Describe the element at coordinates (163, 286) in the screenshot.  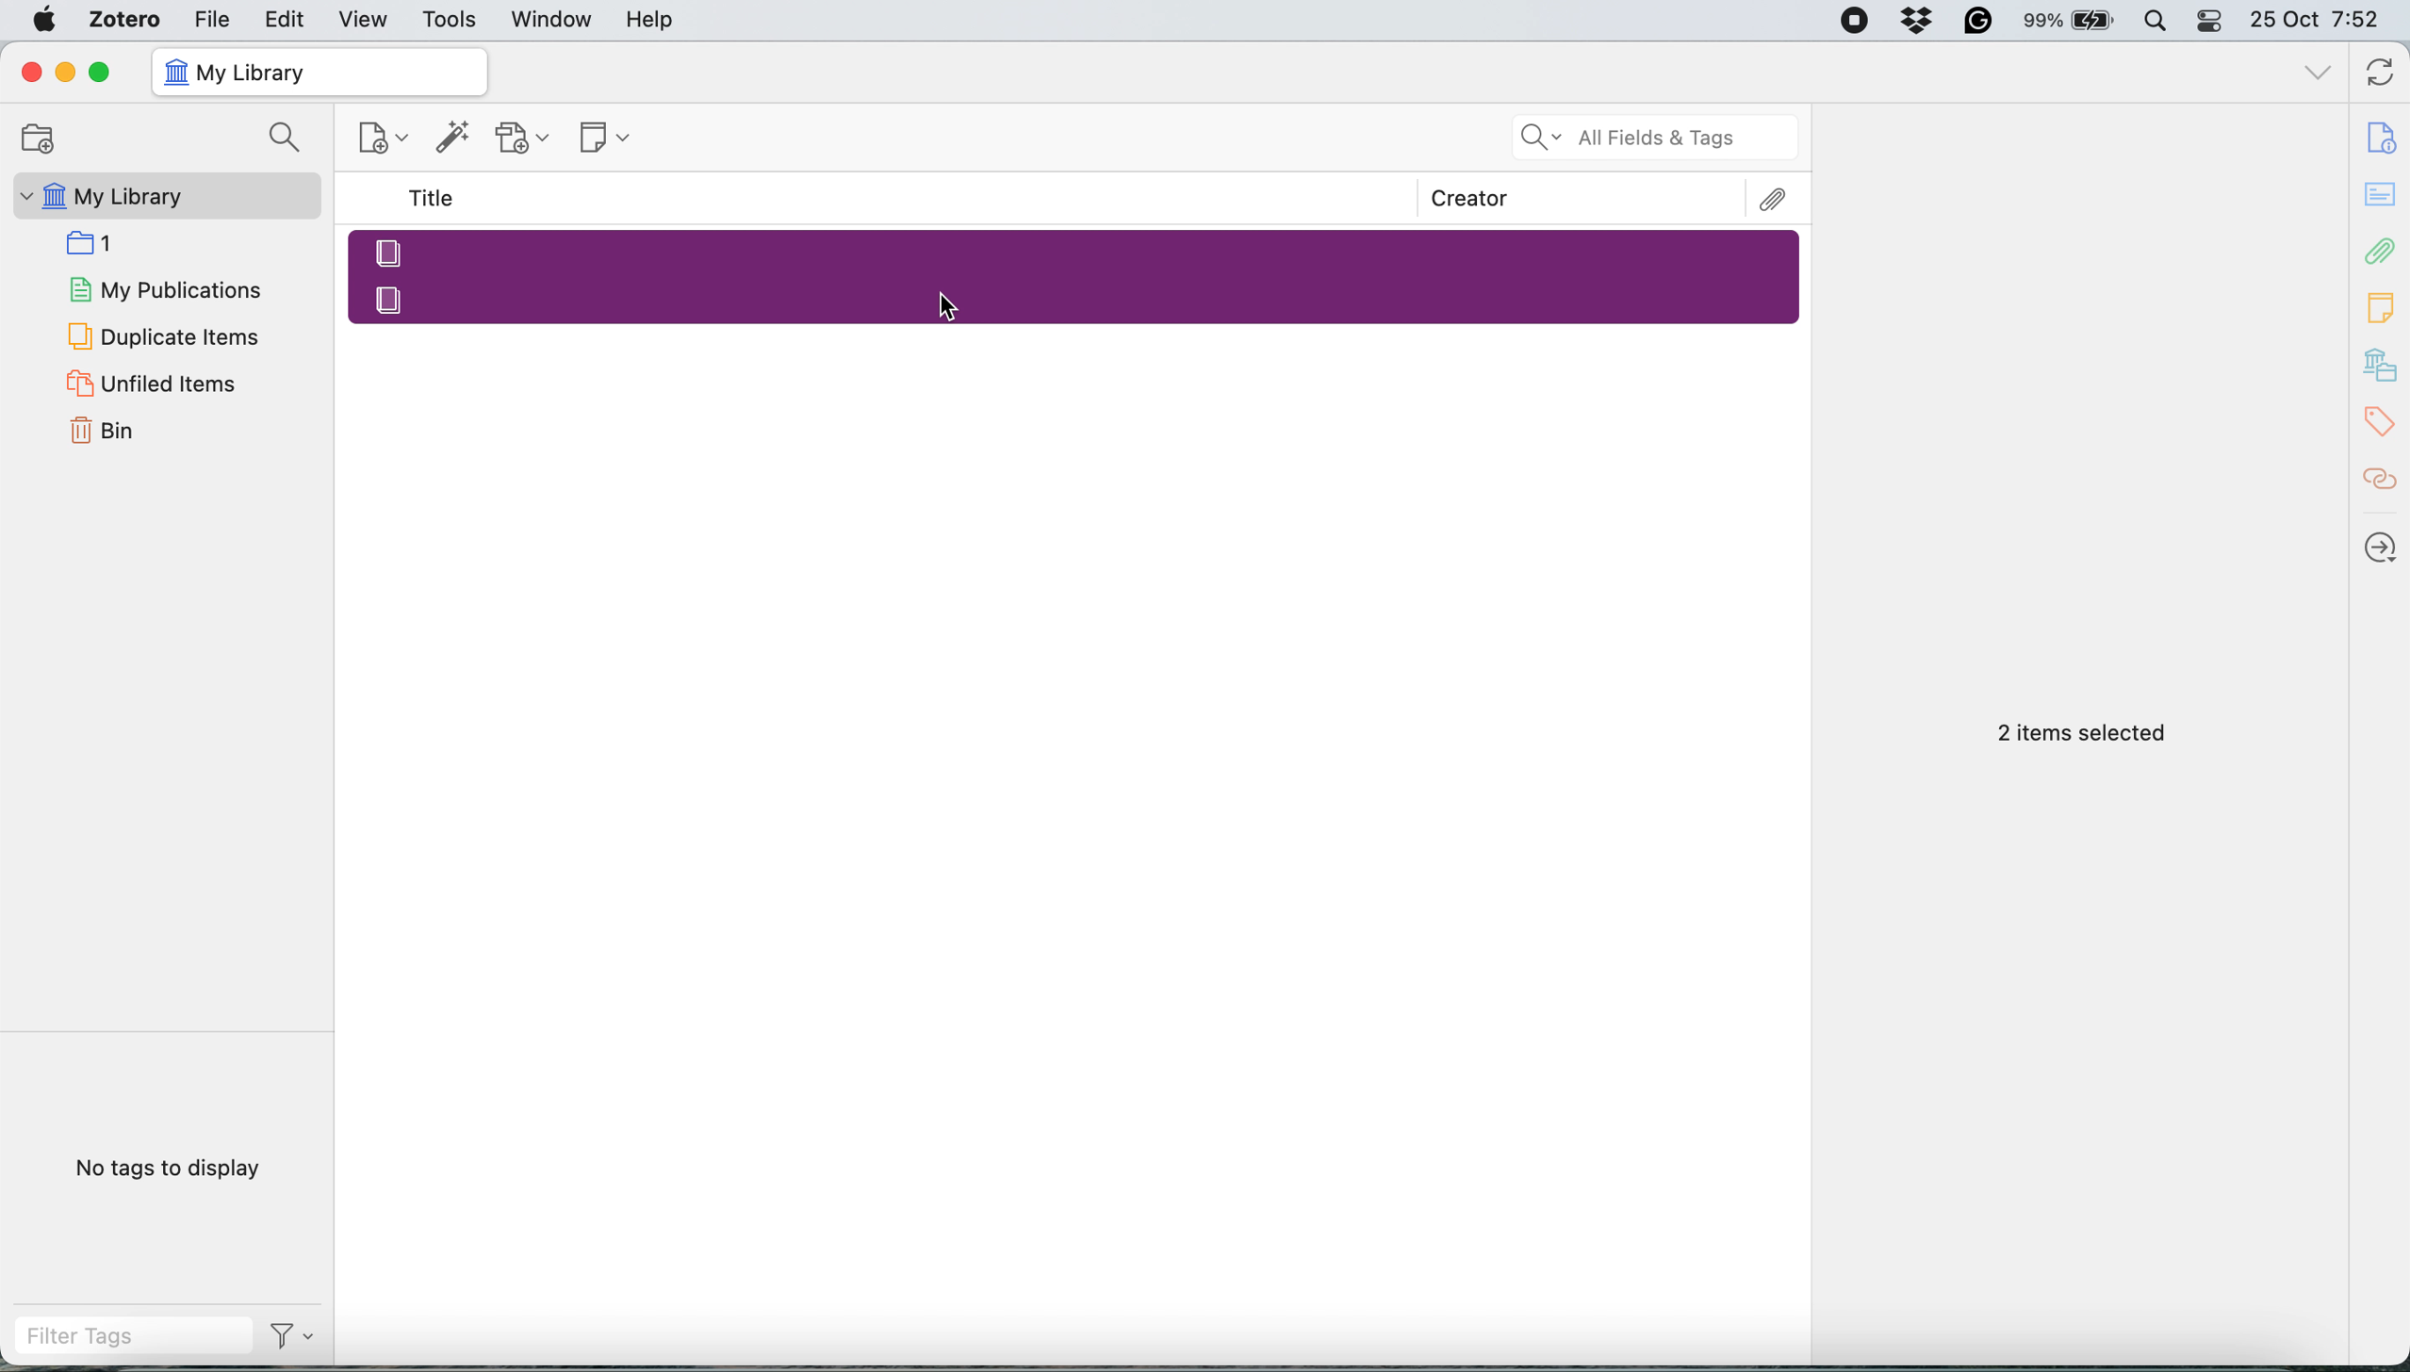
I see `My Publications` at that location.